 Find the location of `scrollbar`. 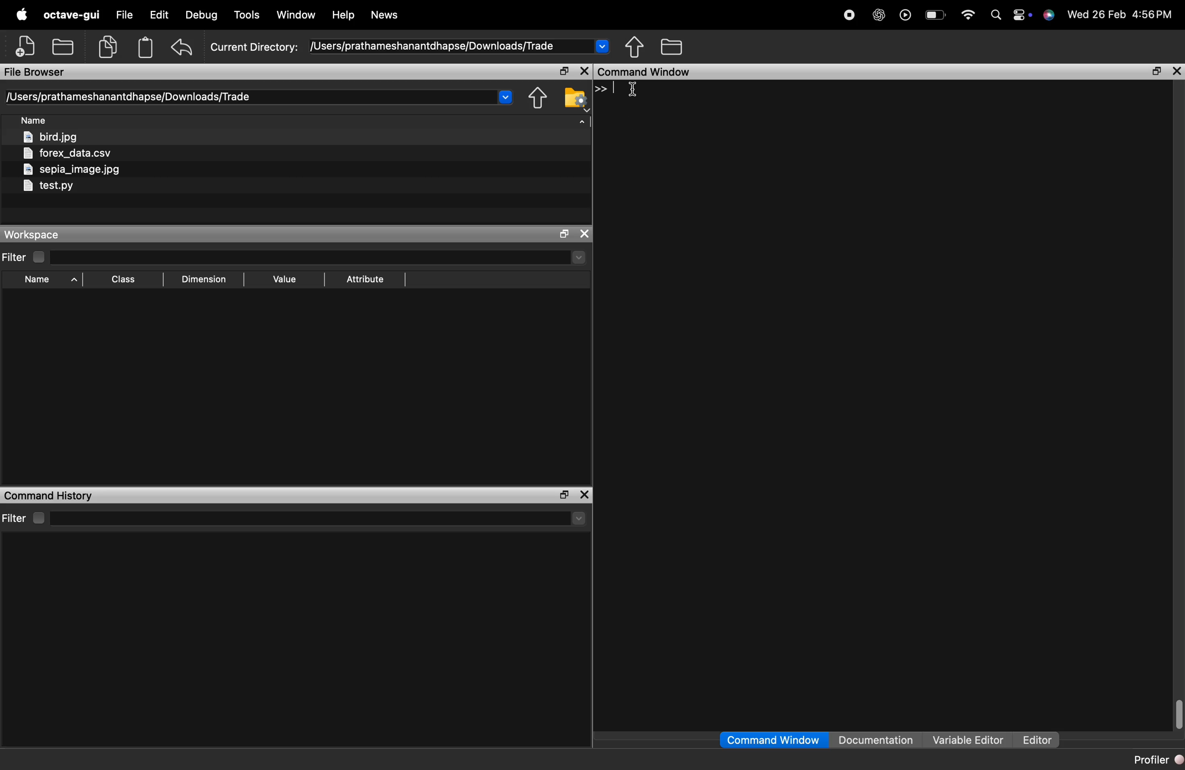

scrollbar is located at coordinates (1177, 716).